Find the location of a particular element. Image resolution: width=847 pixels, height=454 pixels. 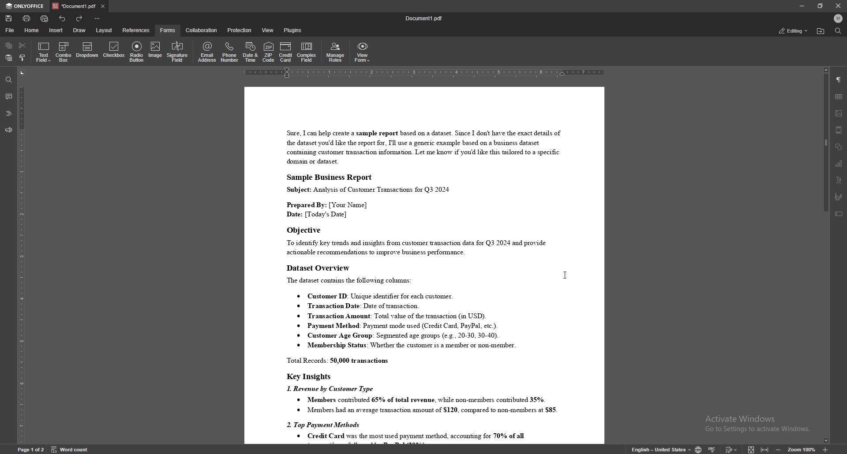

copy style is located at coordinates (23, 59).